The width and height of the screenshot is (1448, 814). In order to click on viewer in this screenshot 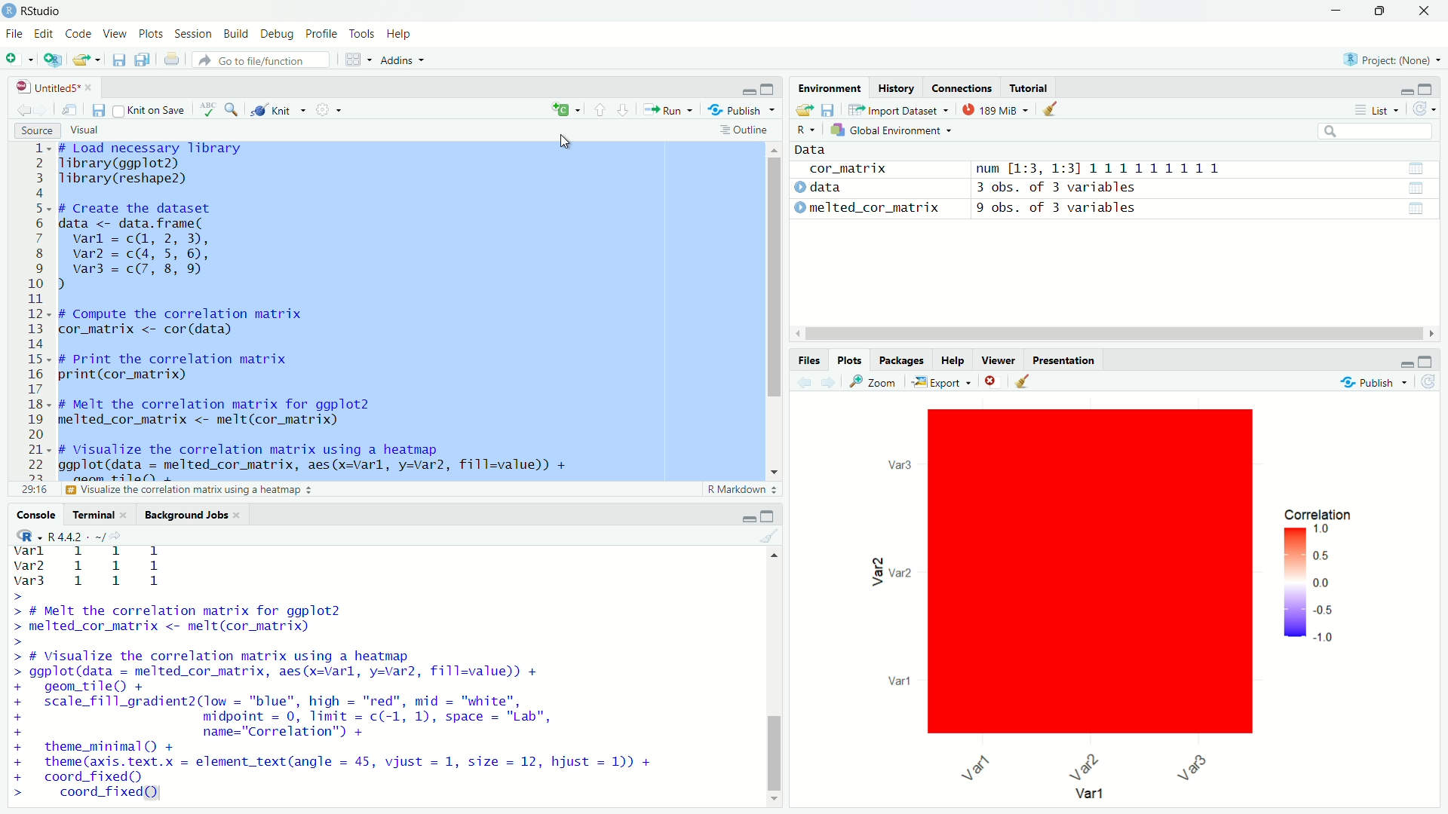, I will do `click(998, 360)`.